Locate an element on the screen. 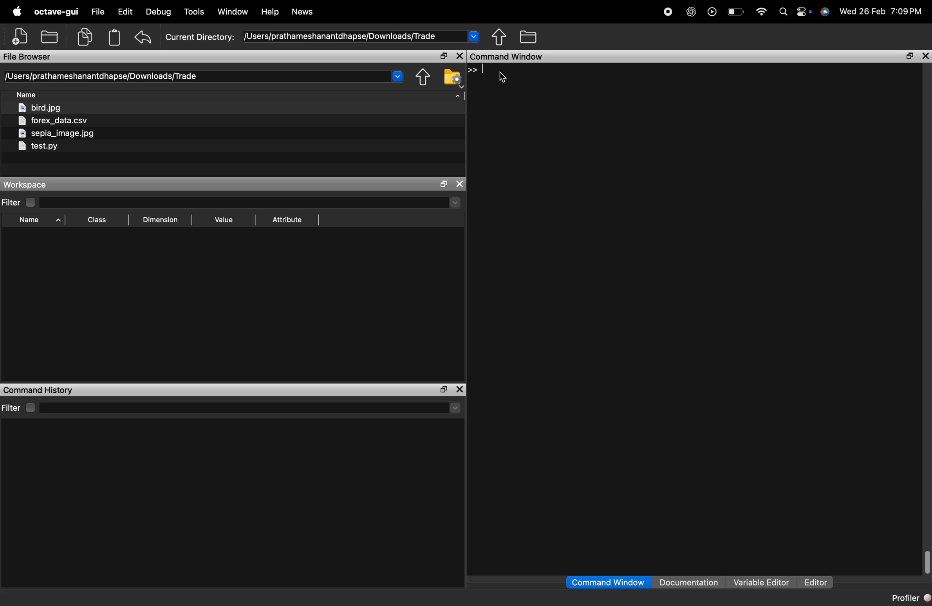 This screenshot has height=606, width=932. record is located at coordinates (668, 13).